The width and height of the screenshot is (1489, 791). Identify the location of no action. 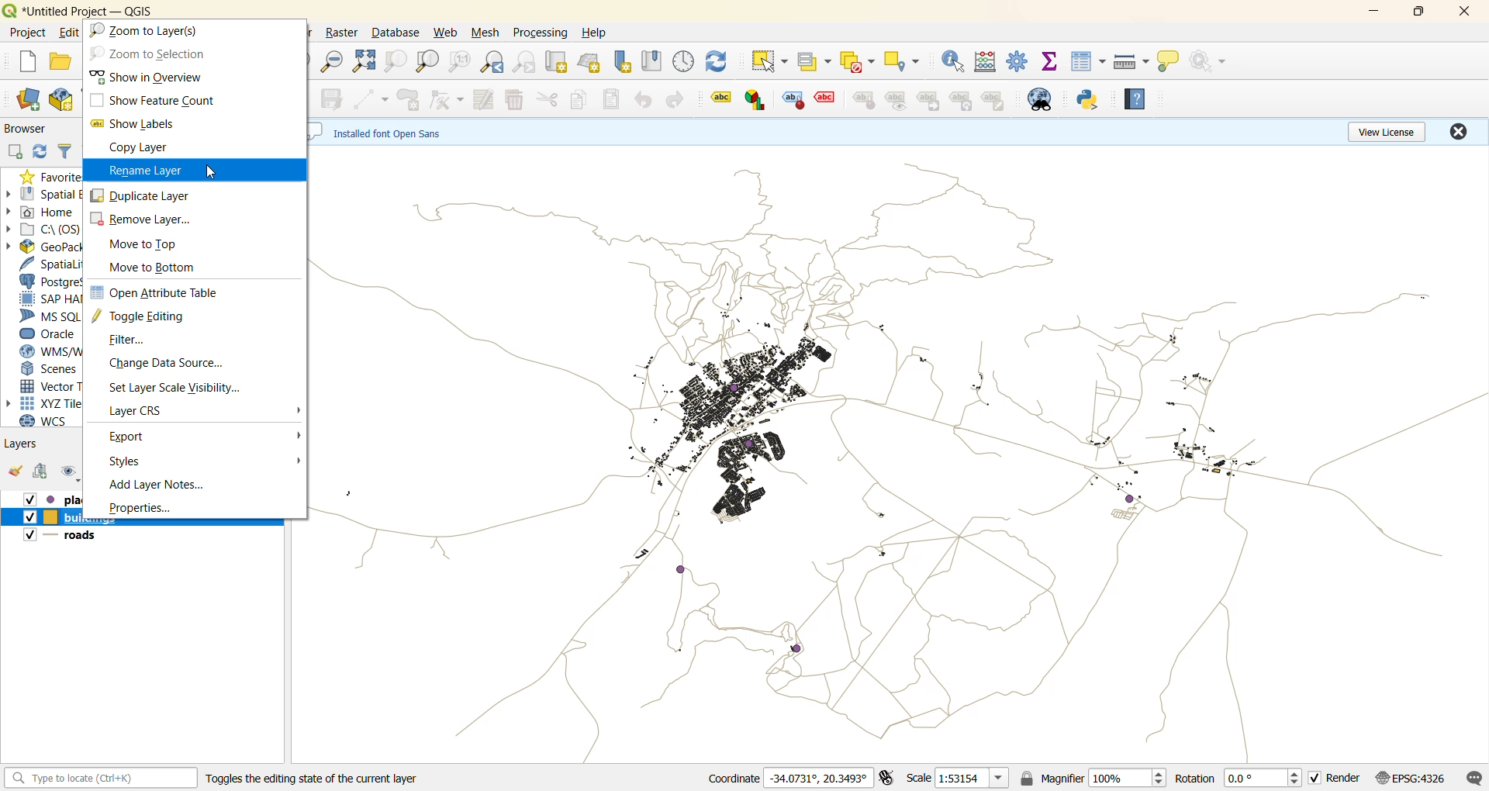
(1212, 63).